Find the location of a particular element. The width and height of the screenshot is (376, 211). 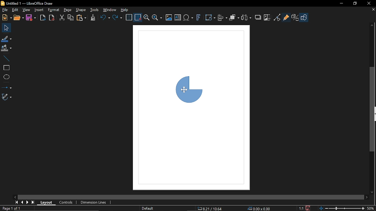

Glue is located at coordinates (286, 17).